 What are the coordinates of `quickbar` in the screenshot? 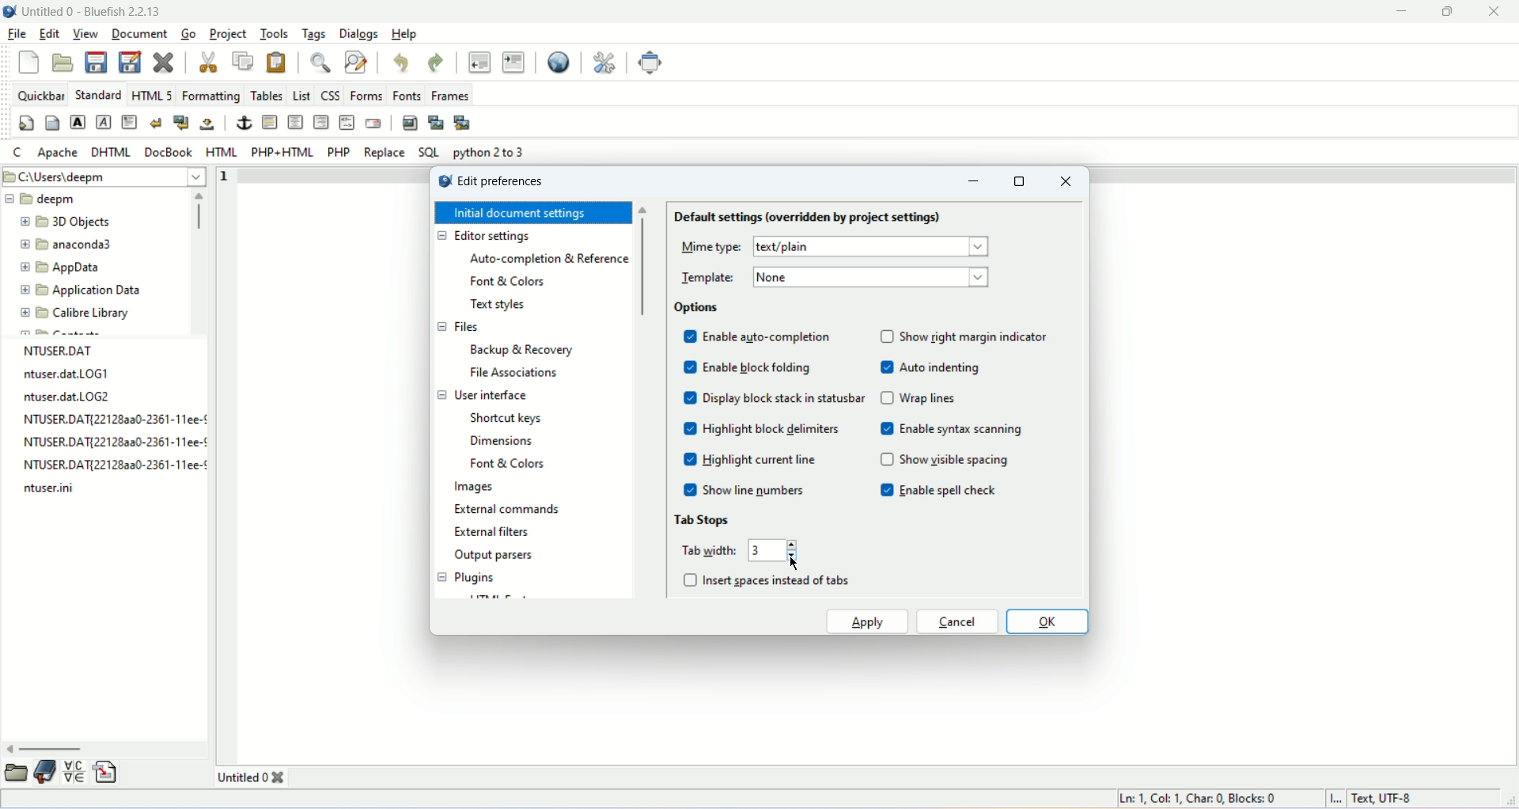 It's located at (40, 93).